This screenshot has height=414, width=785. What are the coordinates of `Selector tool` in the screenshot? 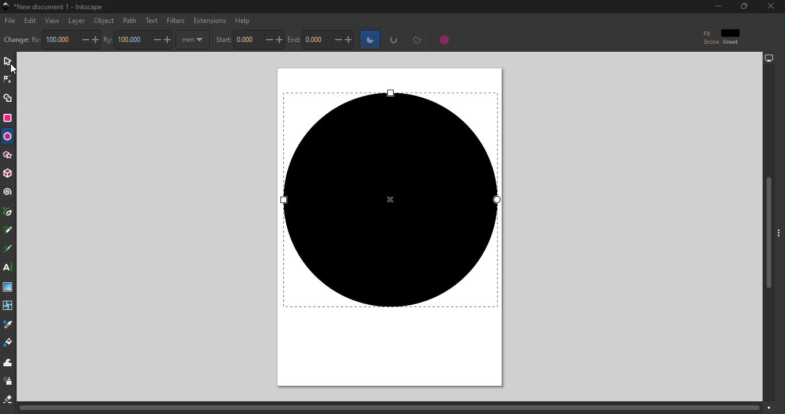 It's located at (6, 61).